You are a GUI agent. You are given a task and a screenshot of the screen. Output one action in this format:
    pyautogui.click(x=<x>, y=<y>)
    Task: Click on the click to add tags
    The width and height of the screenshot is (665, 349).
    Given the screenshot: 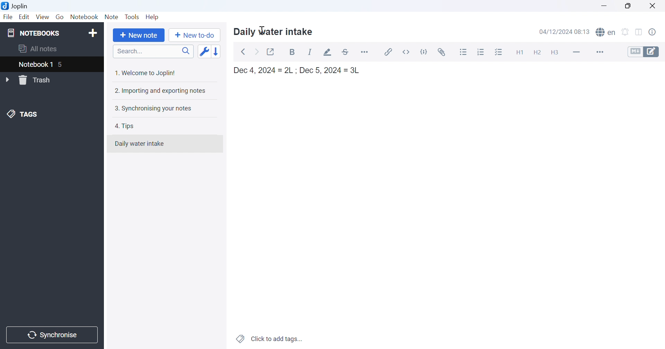 What is the action you would take?
    pyautogui.click(x=270, y=339)
    